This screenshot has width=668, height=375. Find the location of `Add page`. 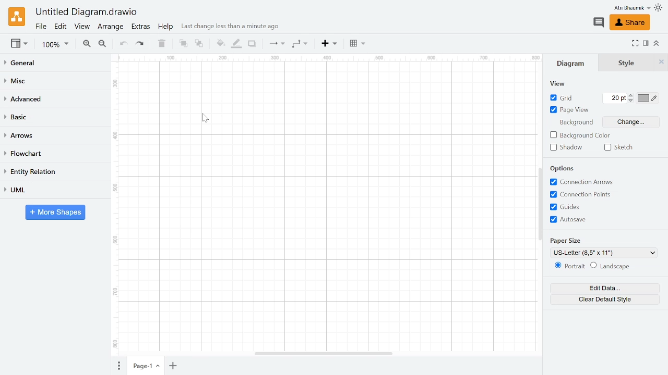

Add page is located at coordinates (175, 365).